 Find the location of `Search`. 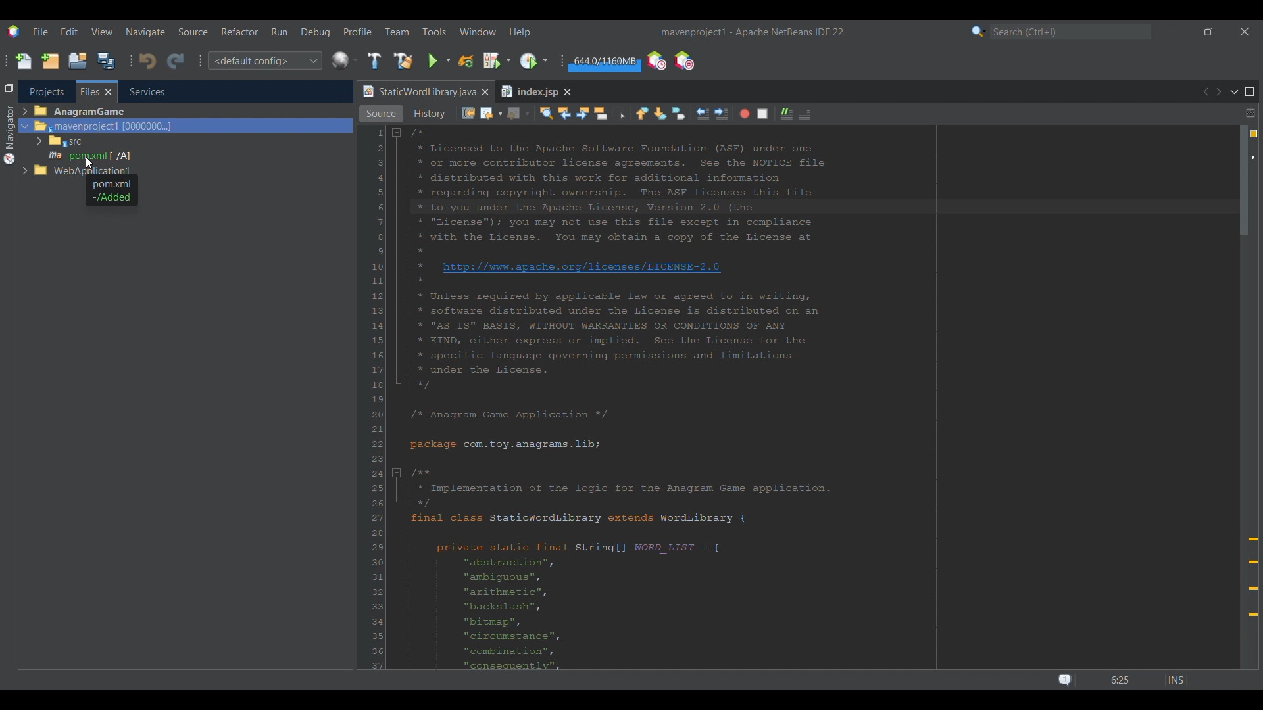

Search is located at coordinates (1071, 32).